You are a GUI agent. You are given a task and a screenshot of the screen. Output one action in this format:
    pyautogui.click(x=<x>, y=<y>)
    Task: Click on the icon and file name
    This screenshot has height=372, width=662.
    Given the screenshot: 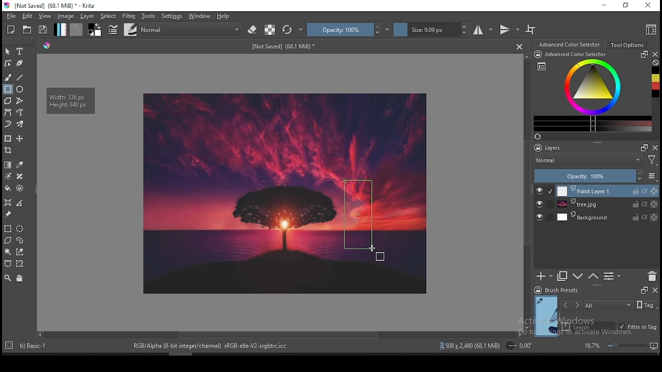 What is the action you would take?
    pyautogui.click(x=51, y=6)
    